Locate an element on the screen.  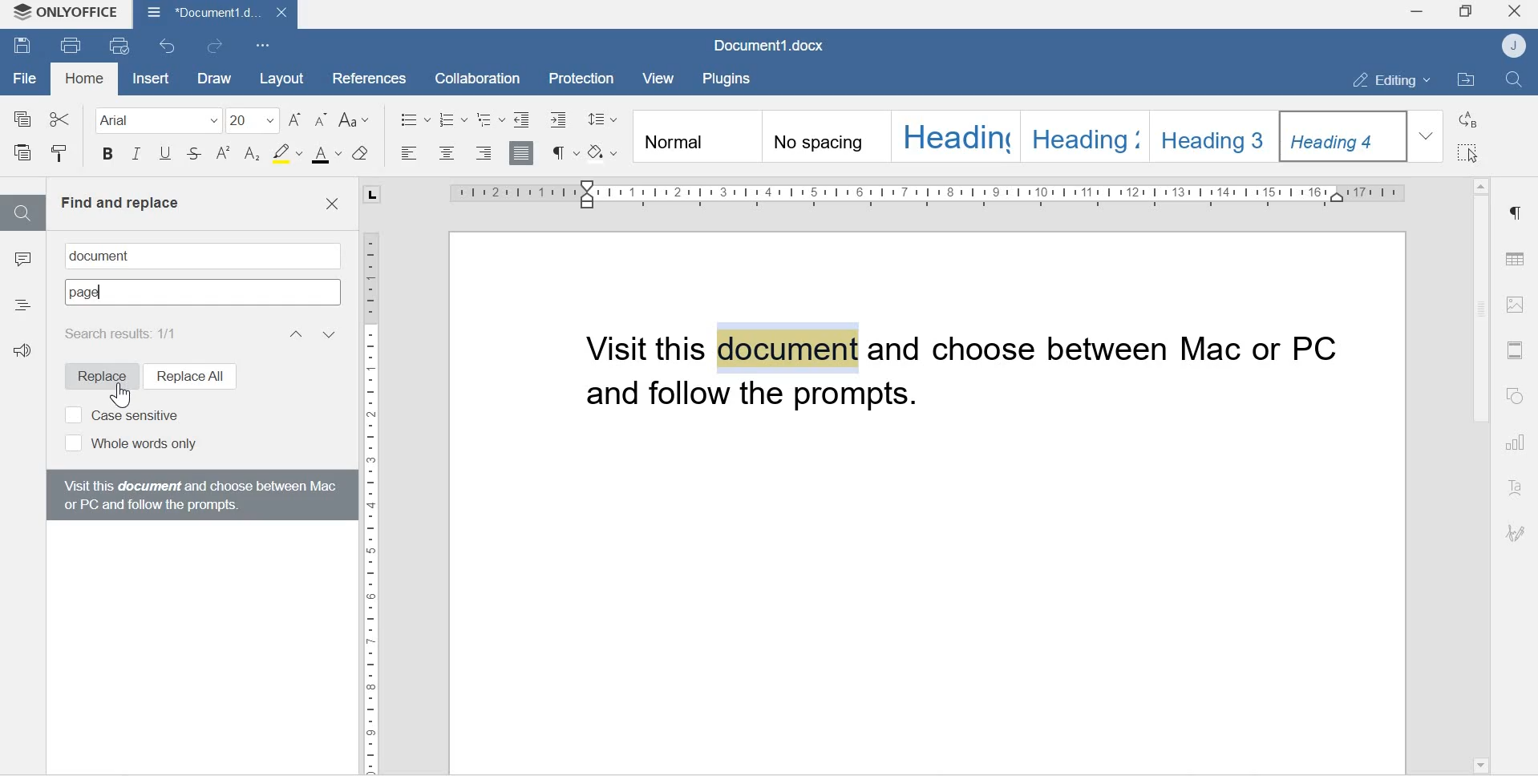
and choose between MAC or PC is located at coordinates (1115, 350).